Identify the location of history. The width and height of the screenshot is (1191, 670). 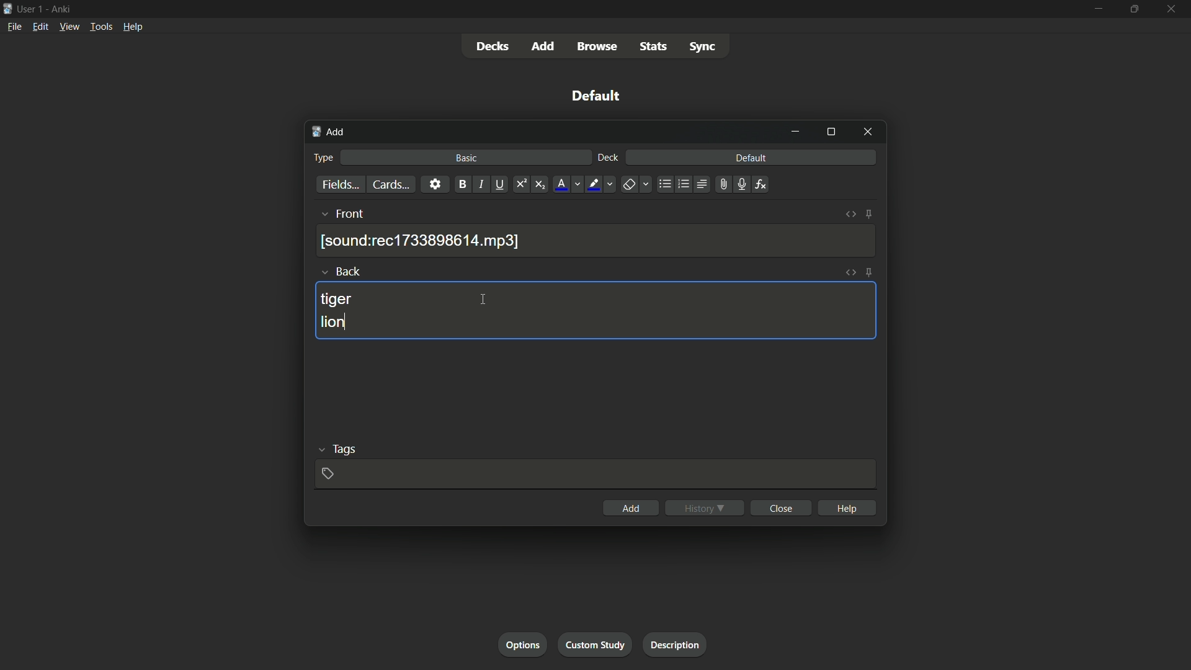
(705, 507).